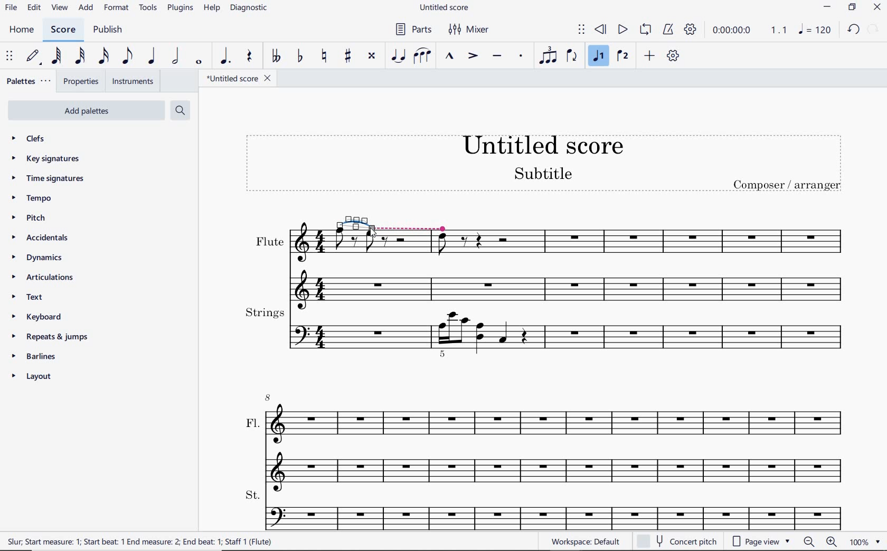 Image resolution: width=887 pixels, height=551 pixels. What do you see at coordinates (103, 56) in the screenshot?
I see `16TH NOTE` at bounding box center [103, 56].